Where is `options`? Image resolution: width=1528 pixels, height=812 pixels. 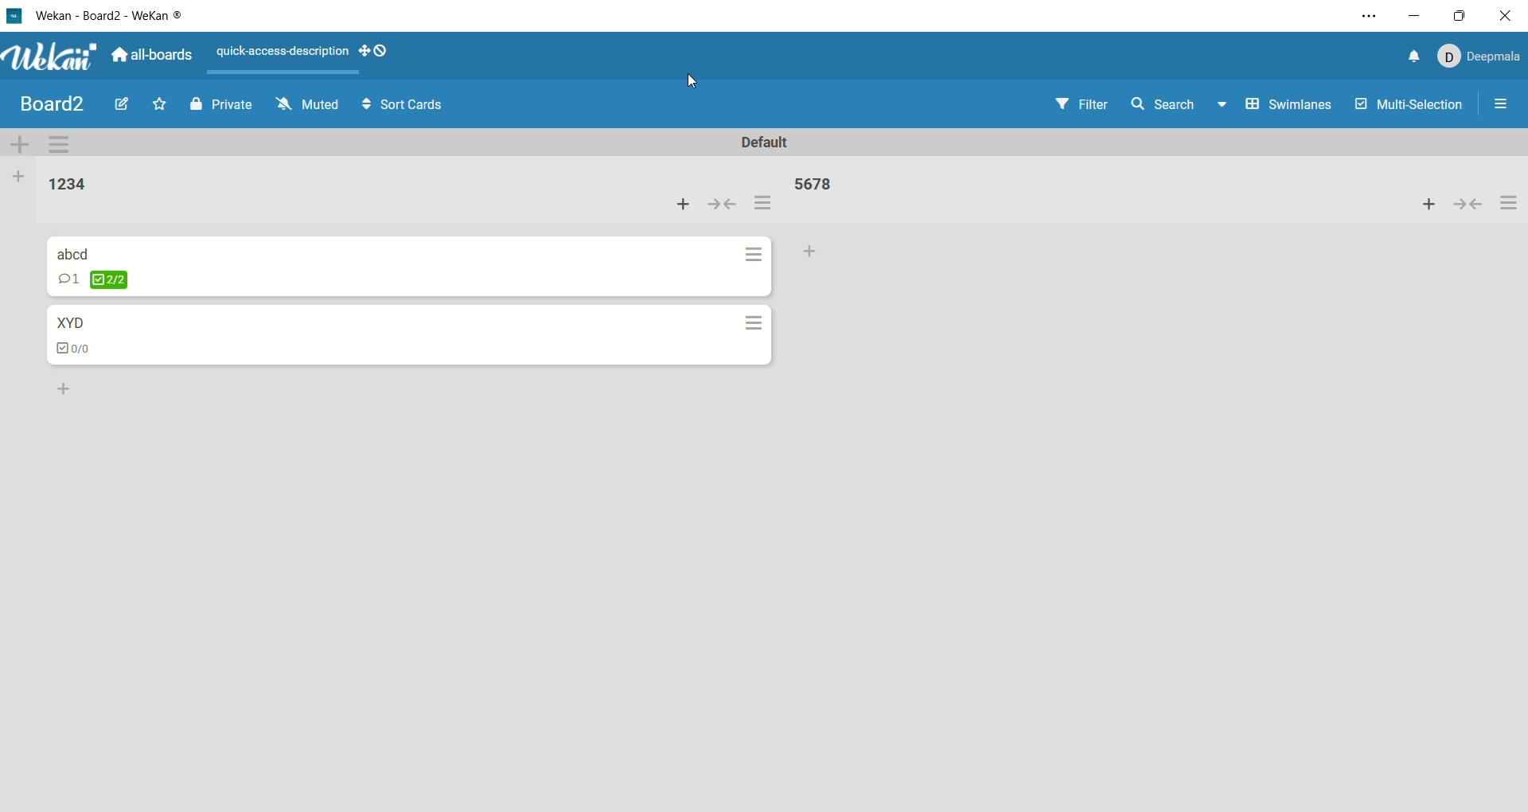
options is located at coordinates (1369, 15).